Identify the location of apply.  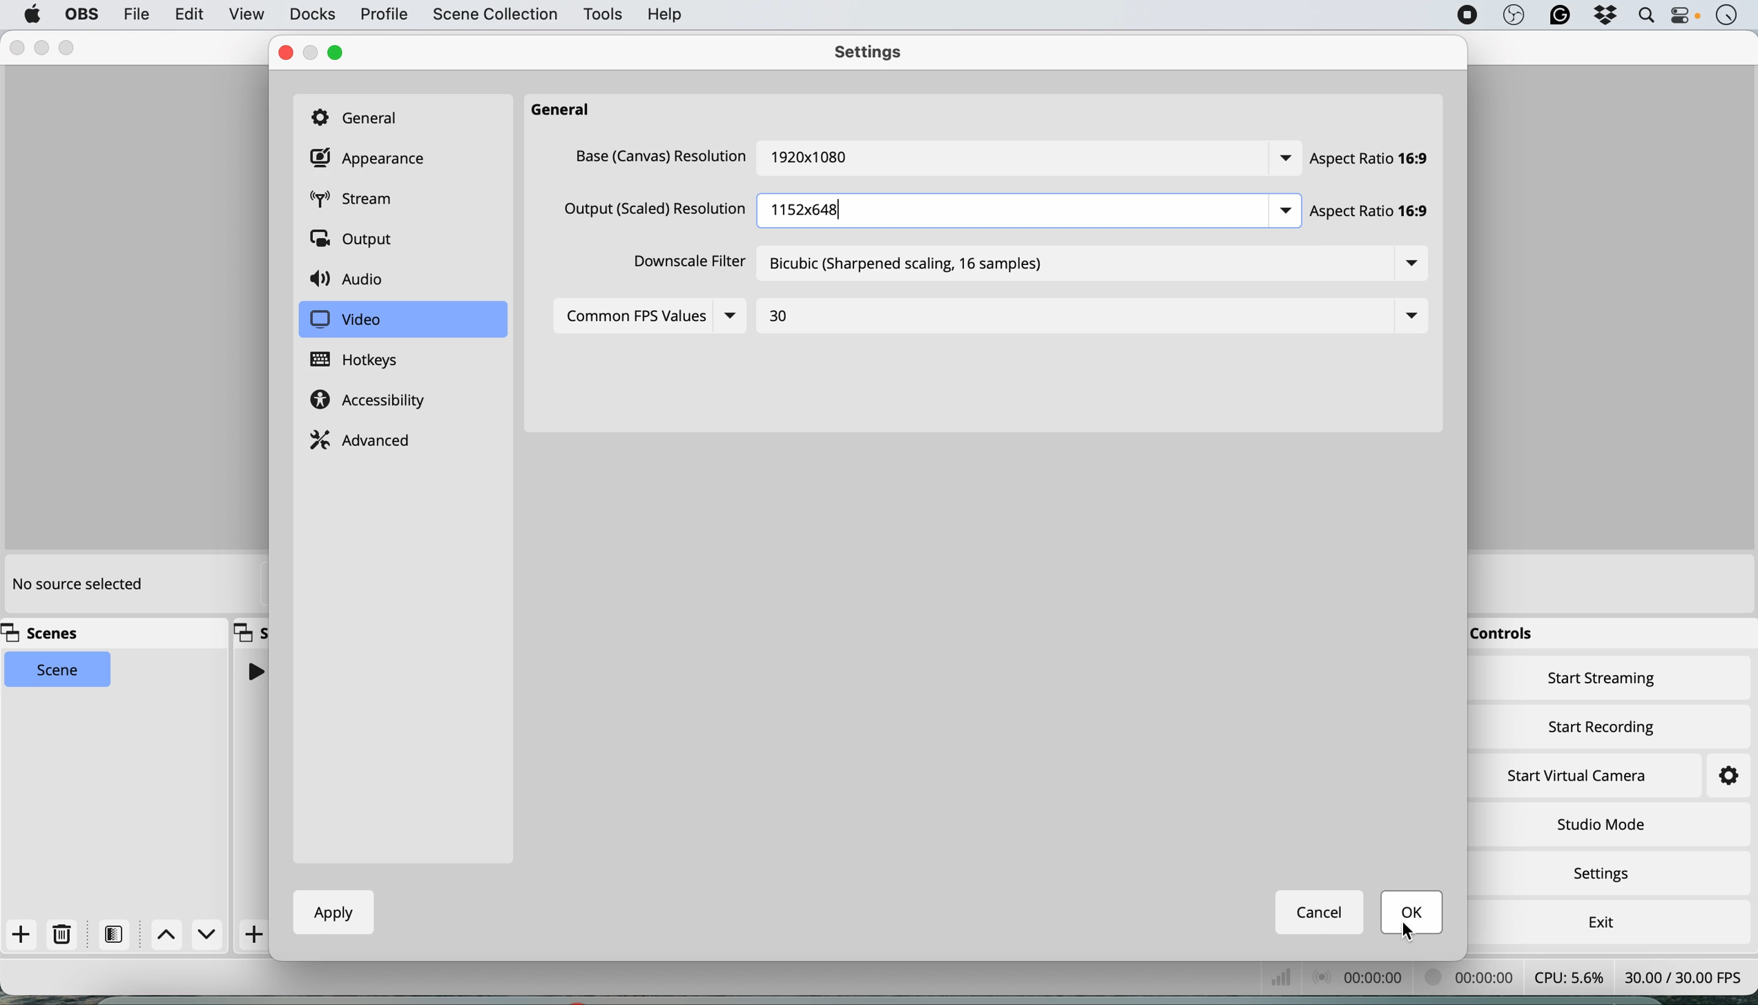
(328, 912).